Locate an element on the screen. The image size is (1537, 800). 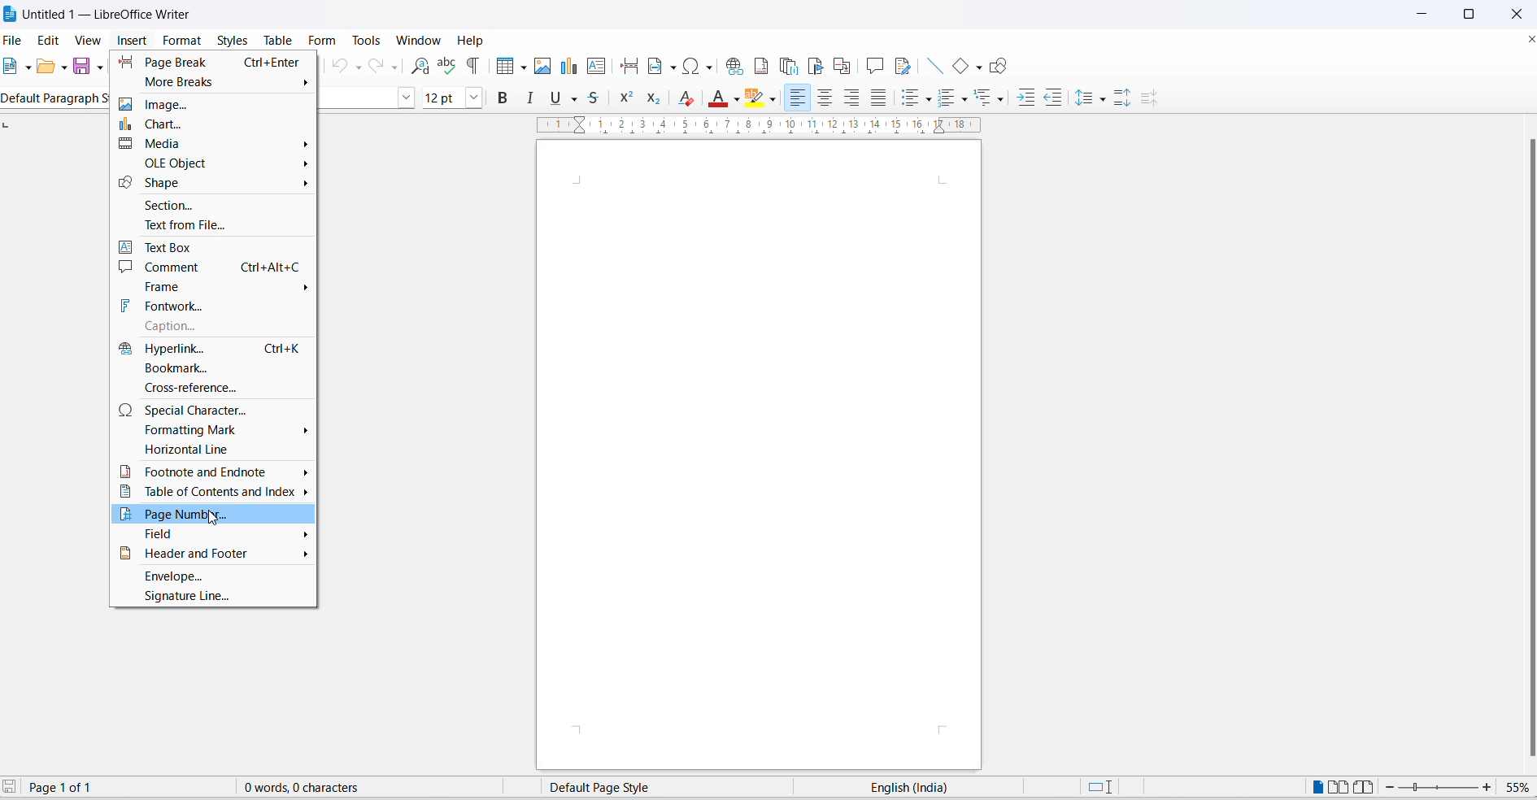
form is located at coordinates (322, 41).